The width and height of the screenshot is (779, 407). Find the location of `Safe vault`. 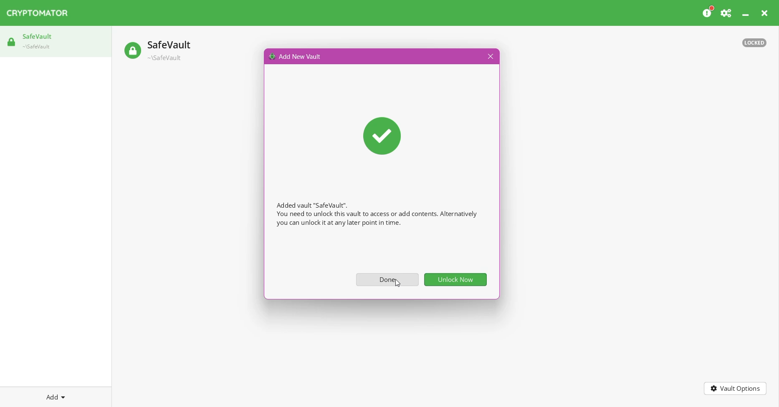

Safe vault is located at coordinates (158, 49).